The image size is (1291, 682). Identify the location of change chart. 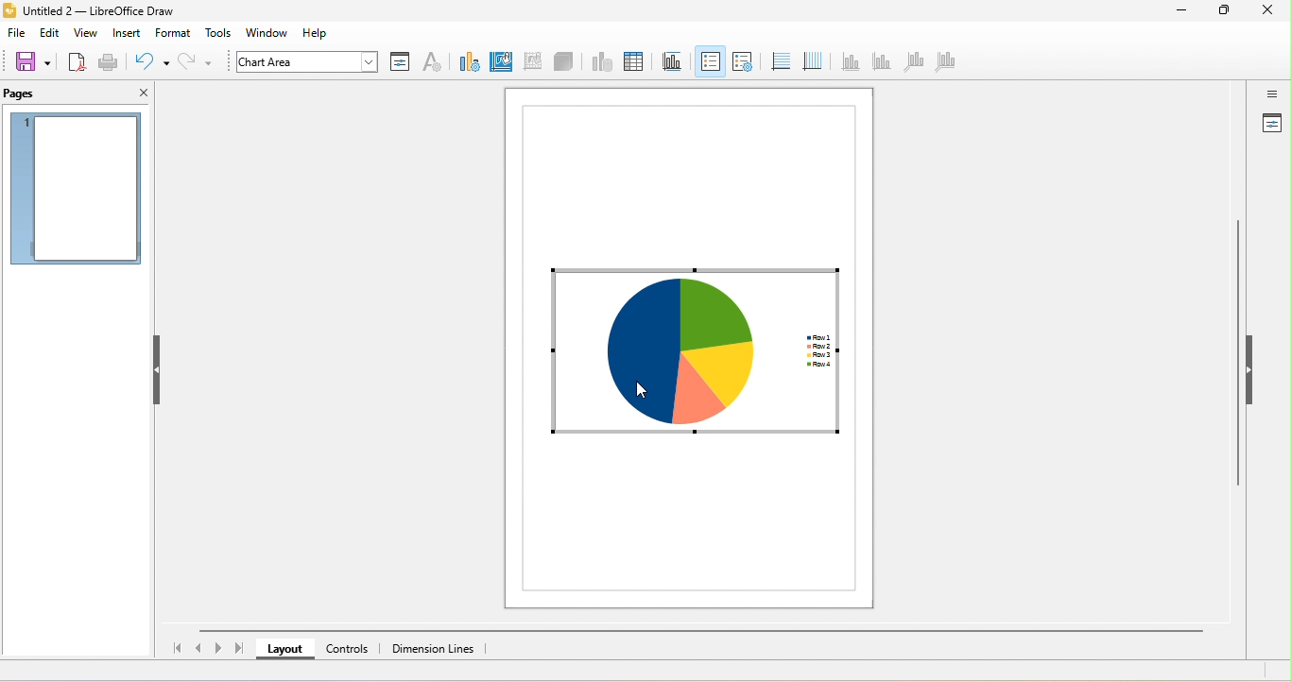
(466, 61).